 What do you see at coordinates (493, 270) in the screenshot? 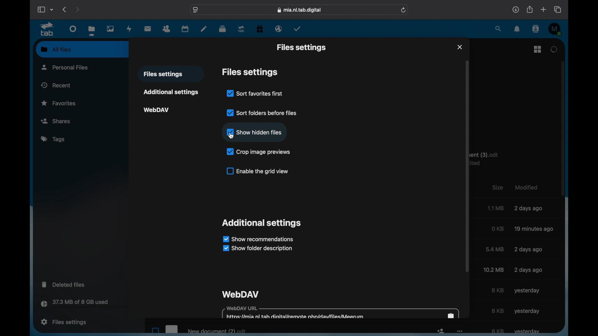
I see `size` at bounding box center [493, 270].